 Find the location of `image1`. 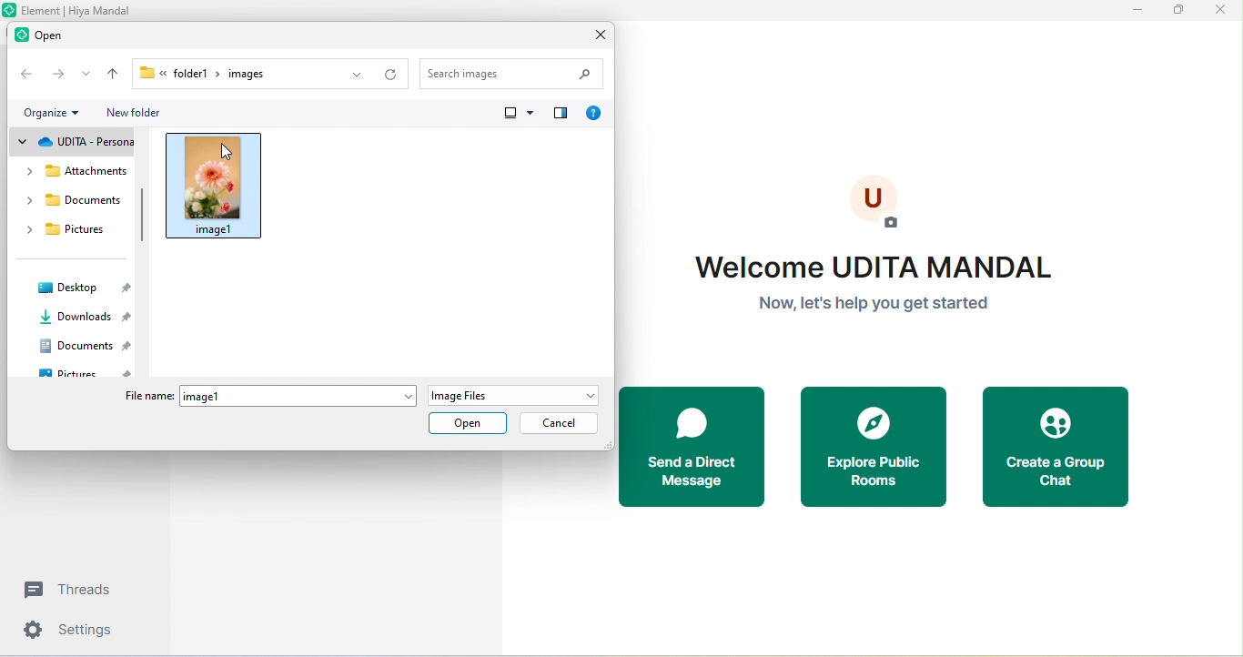

image1 is located at coordinates (225, 183).